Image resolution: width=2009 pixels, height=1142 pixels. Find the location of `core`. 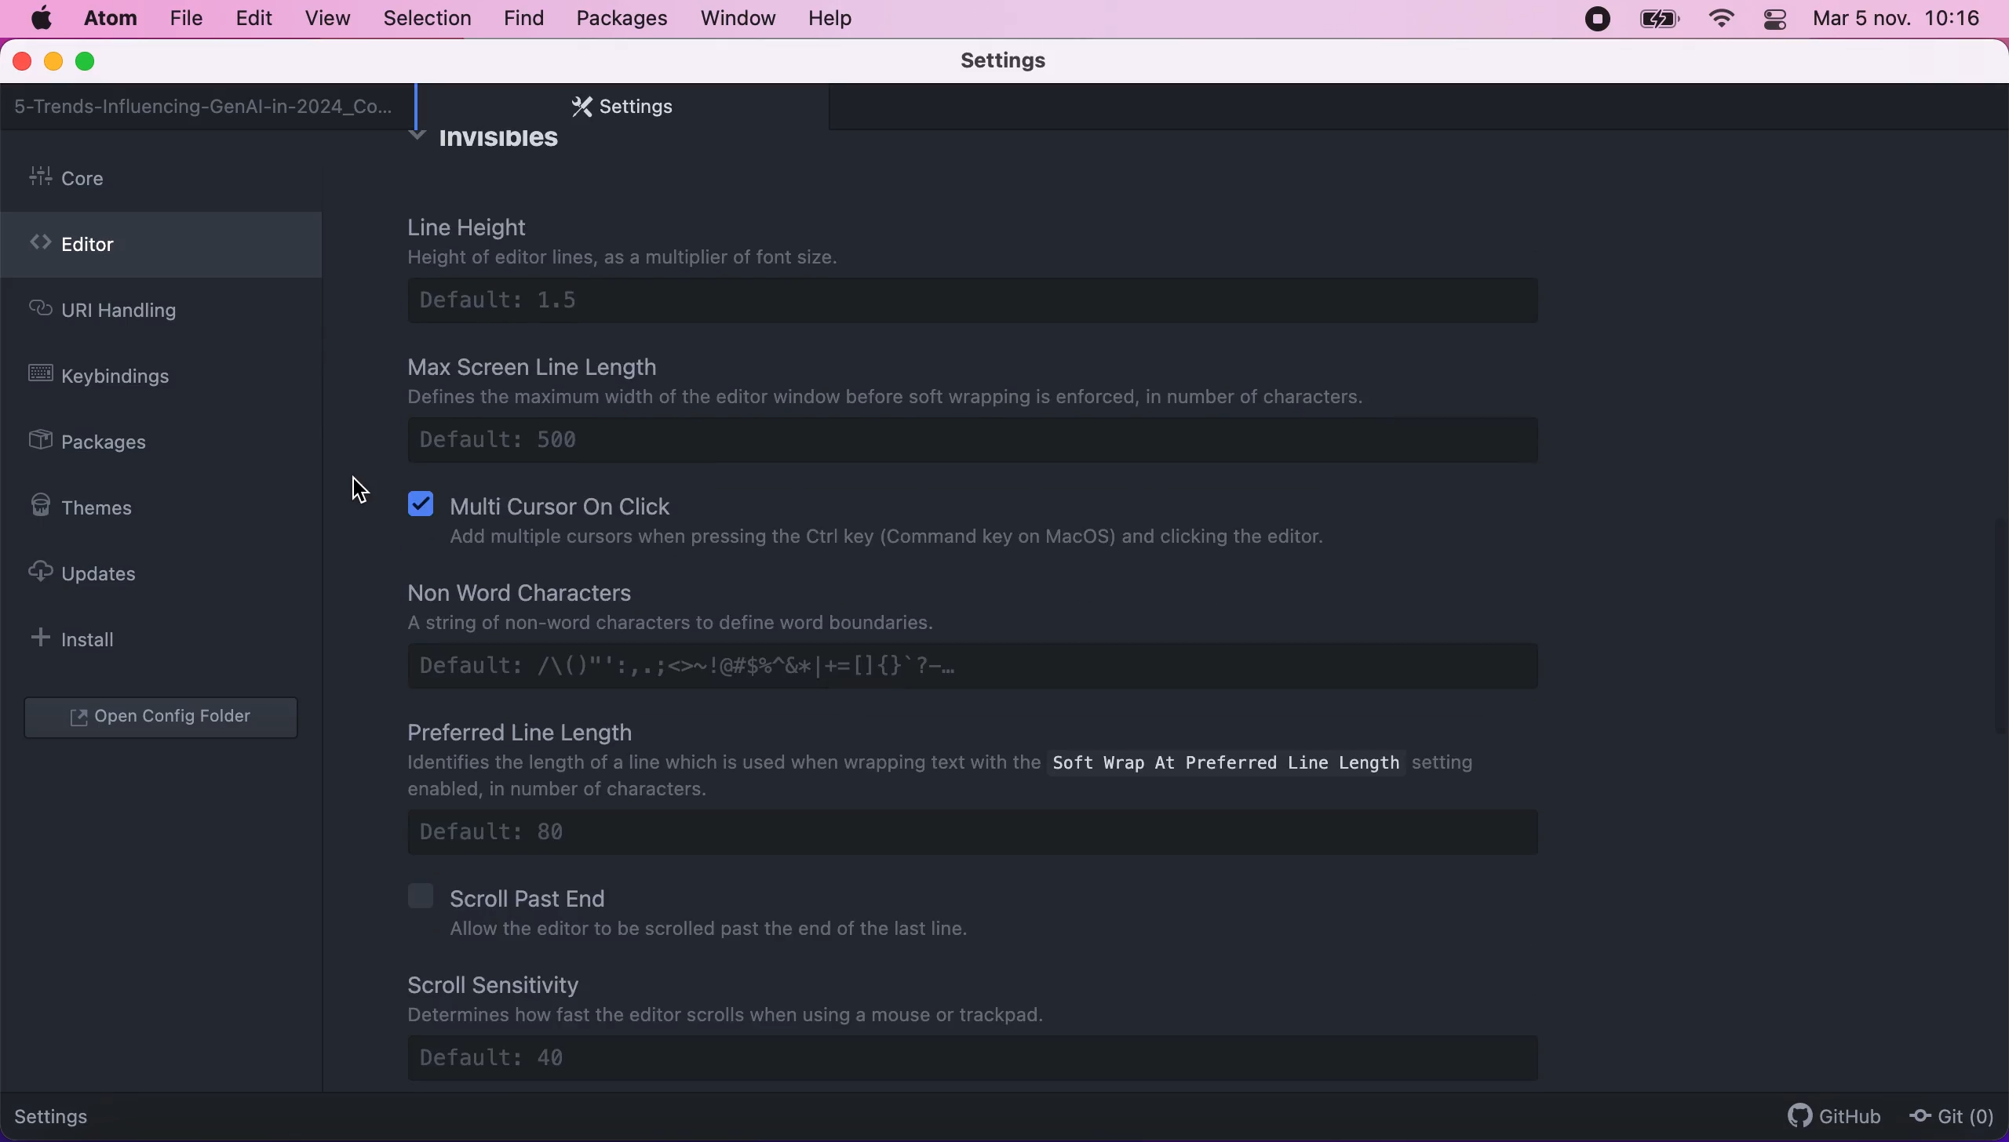

core is located at coordinates (166, 180).